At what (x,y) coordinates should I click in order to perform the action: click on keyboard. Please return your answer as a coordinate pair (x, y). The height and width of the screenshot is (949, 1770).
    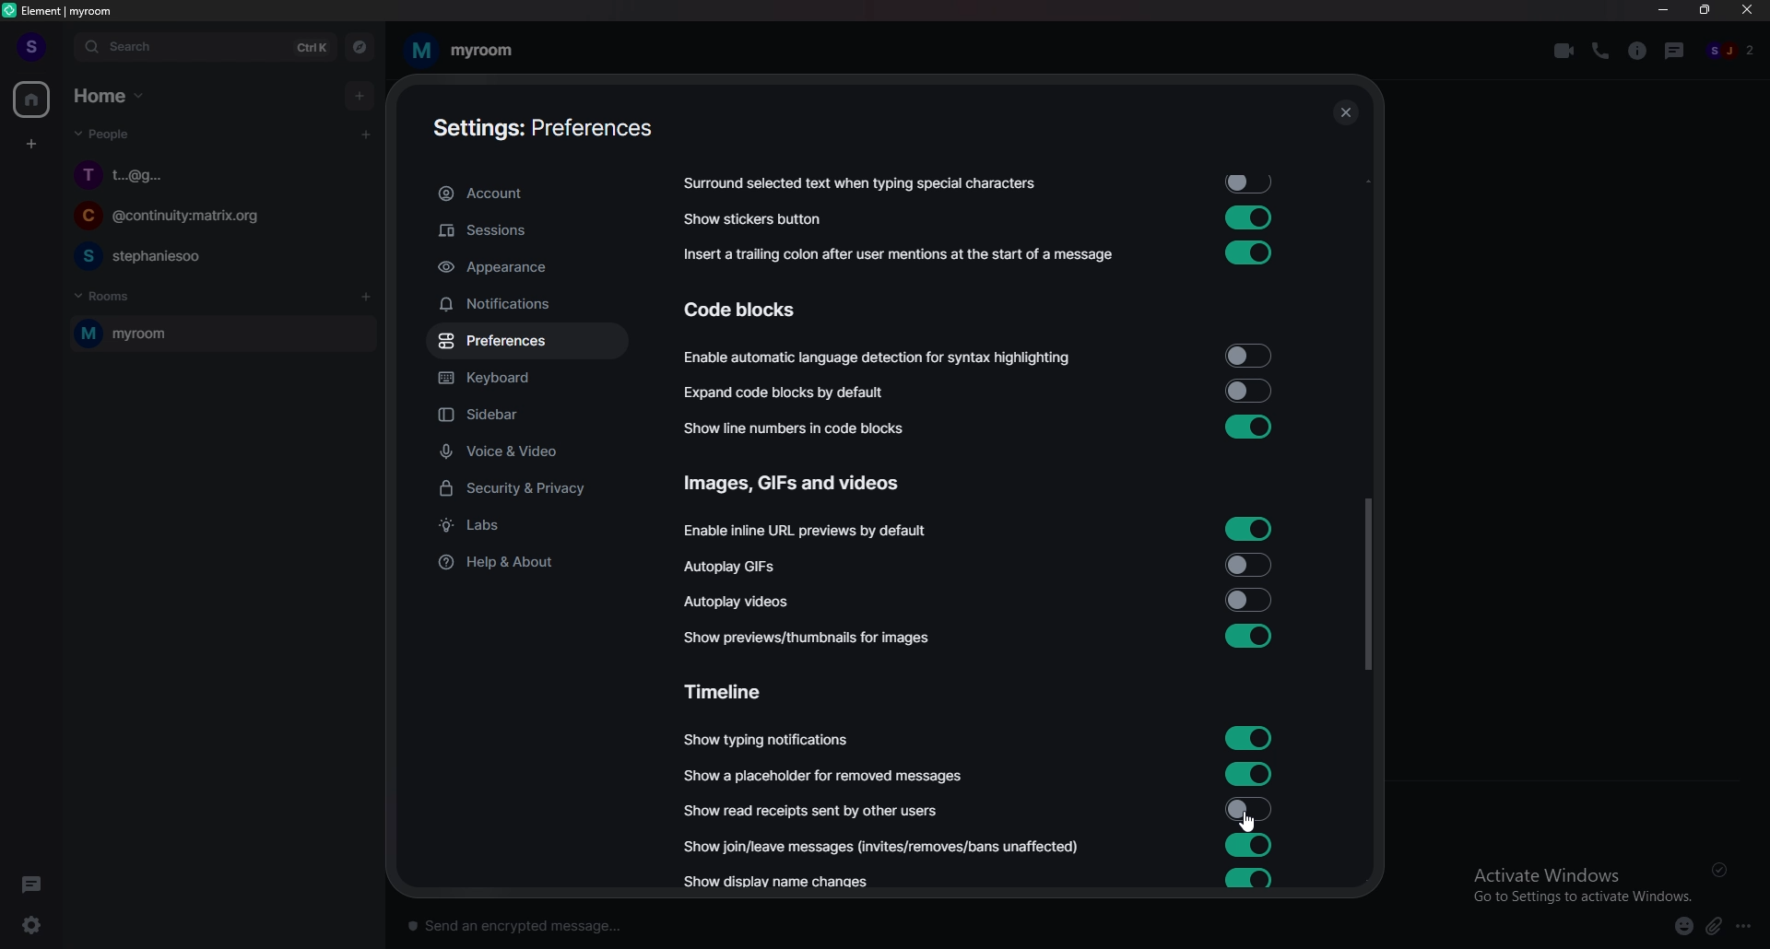
    Looking at the image, I should click on (525, 381).